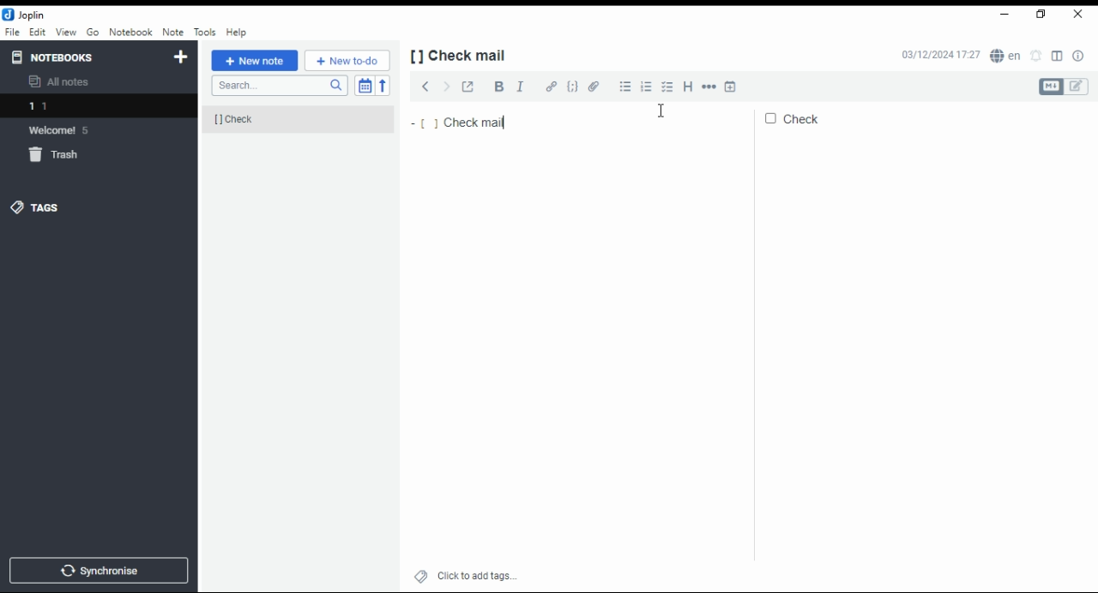 This screenshot has height=593, width=1098. What do you see at coordinates (1063, 87) in the screenshot?
I see `toggle editors` at bounding box center [1063, 87].